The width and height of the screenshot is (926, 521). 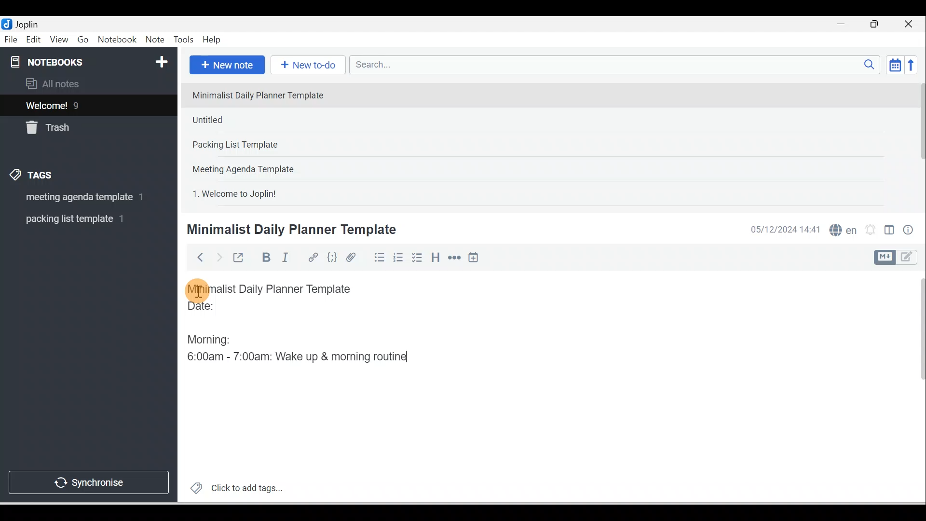 What do you see at coordinates (312, 258) in the screenshot?
I see `Hyperlink` at bounding box center [312, 258].